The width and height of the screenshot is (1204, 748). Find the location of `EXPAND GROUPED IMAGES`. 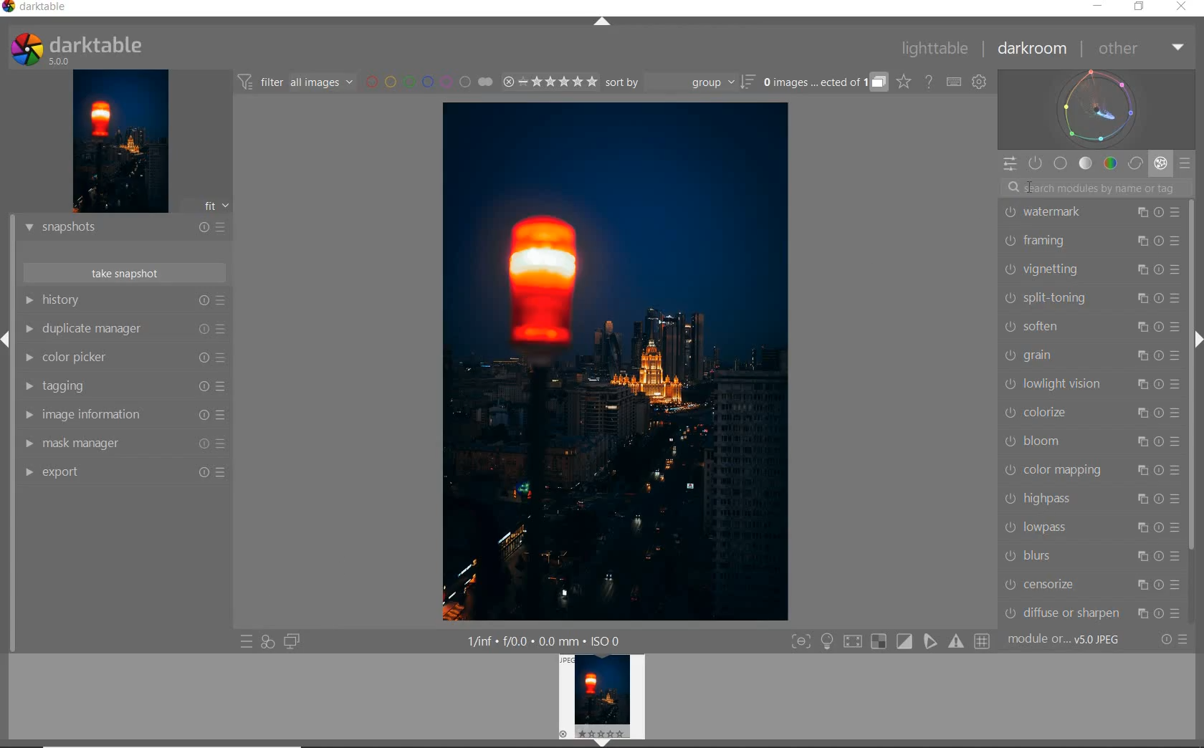

EXPAND GROUPED IMAGES is located at coordinates (823, 83).